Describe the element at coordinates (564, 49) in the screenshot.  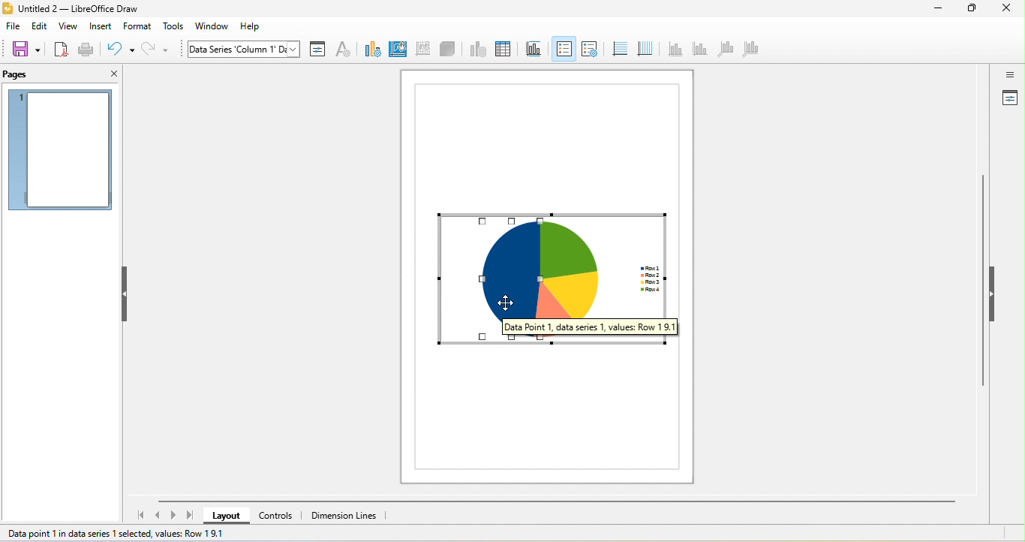
I see `legend on/ off` at that location.